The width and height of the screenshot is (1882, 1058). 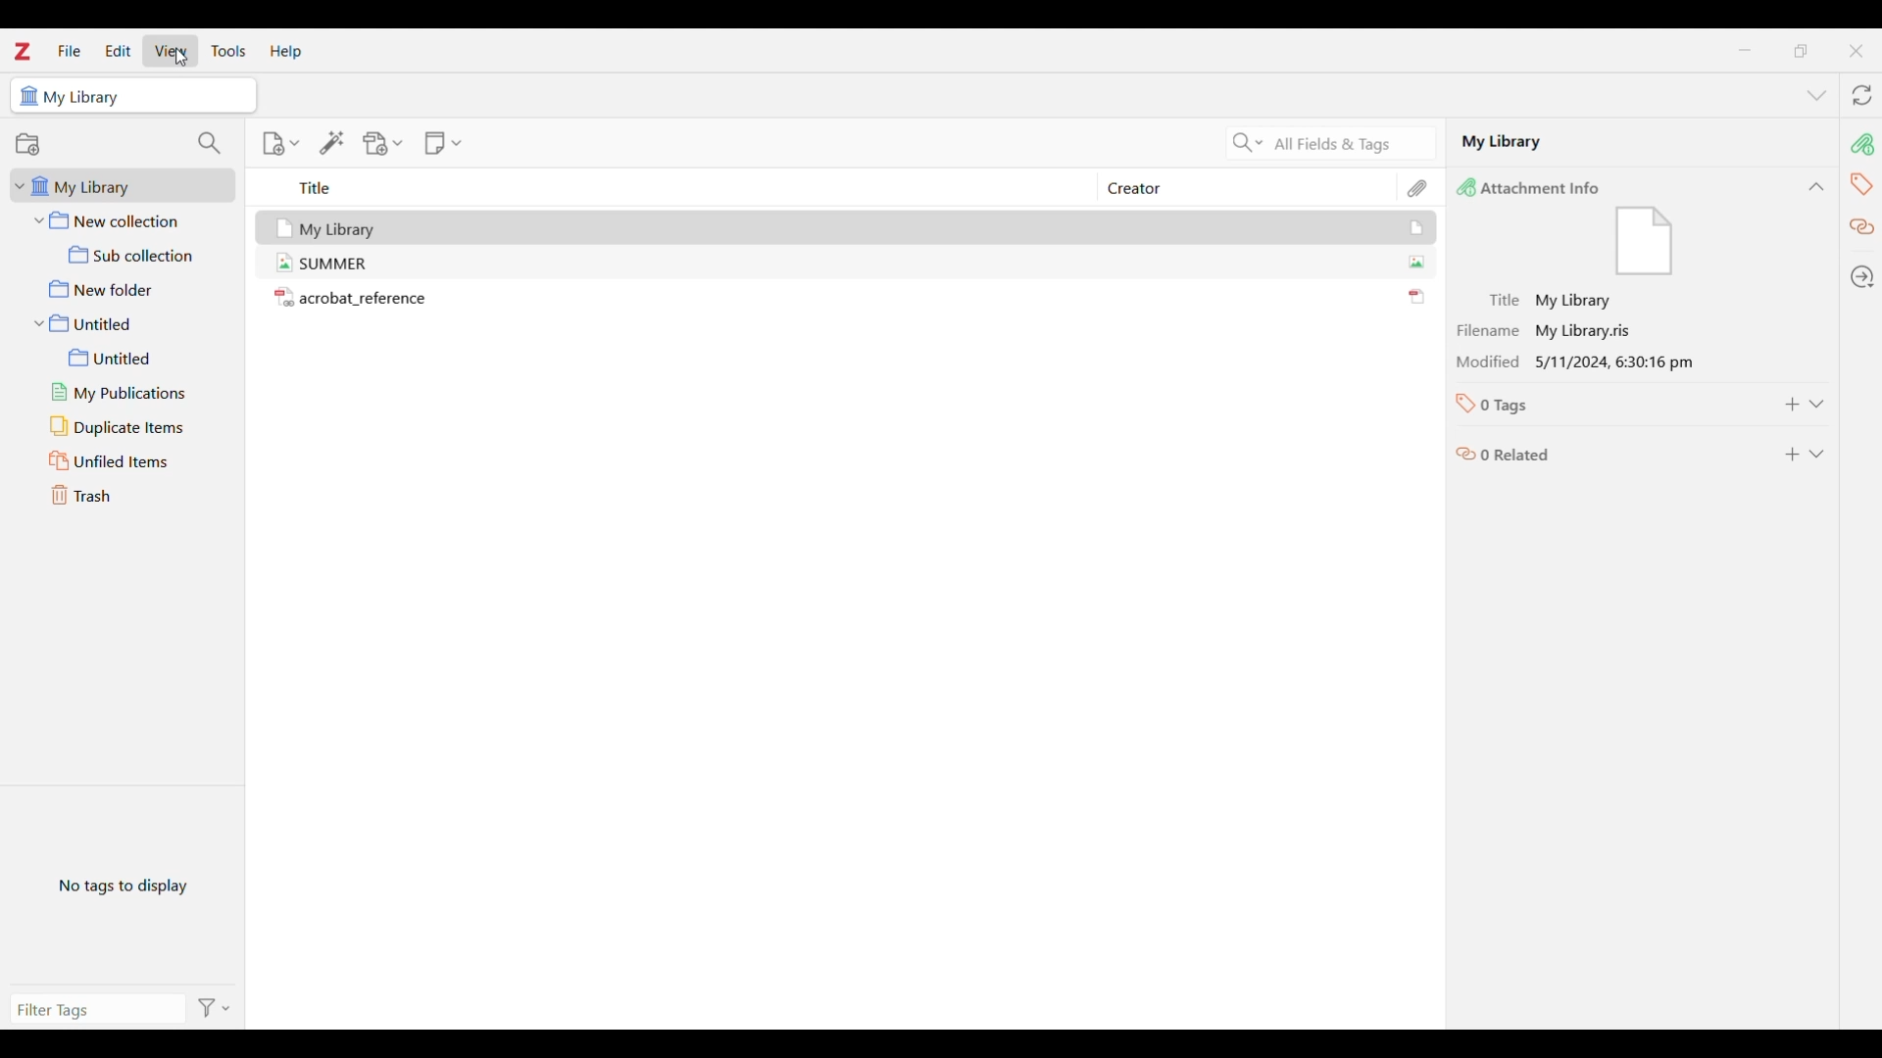 What do you see at coordinates (669, 187) in the screenshot?
I see `Title column` at bounding box center [669, 187].